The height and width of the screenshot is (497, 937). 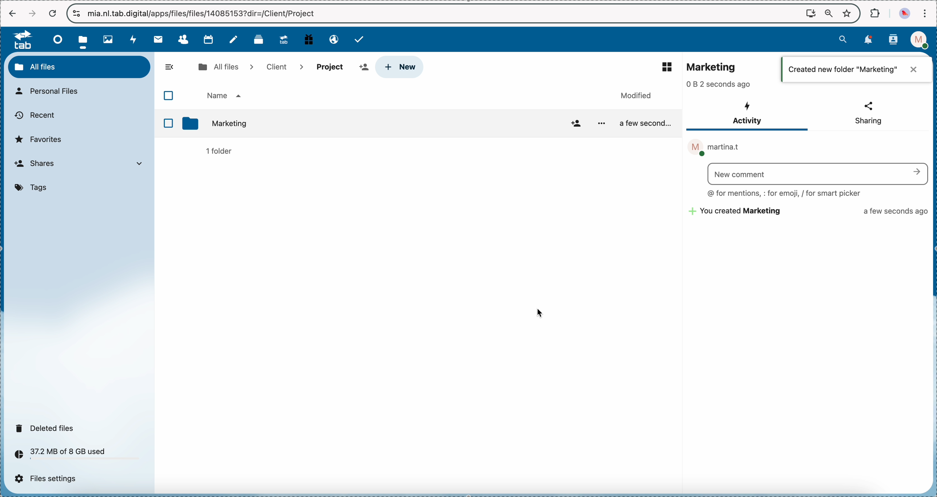 What do you see at coordinates (238, 124) in the screenshot?
I see `Marketing folder` at bounding box center [238, 124].